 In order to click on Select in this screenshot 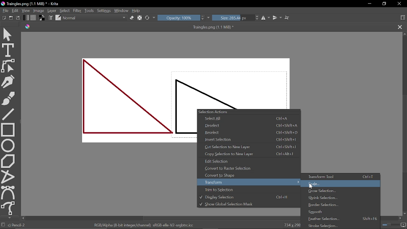, I will do `click(66, 10)`.